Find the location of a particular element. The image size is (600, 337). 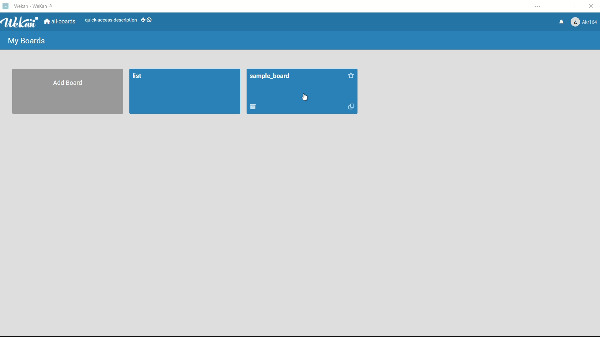

close app is located at coordinates (591, 6).